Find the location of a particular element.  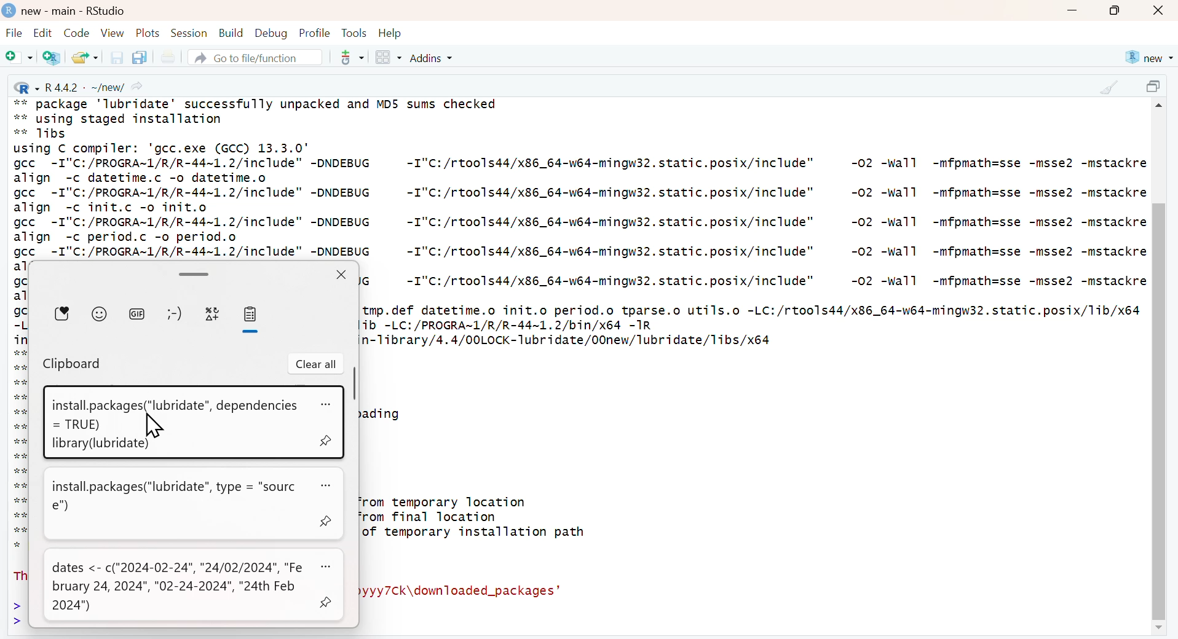

minimize is located at coordinates (1072, 12).